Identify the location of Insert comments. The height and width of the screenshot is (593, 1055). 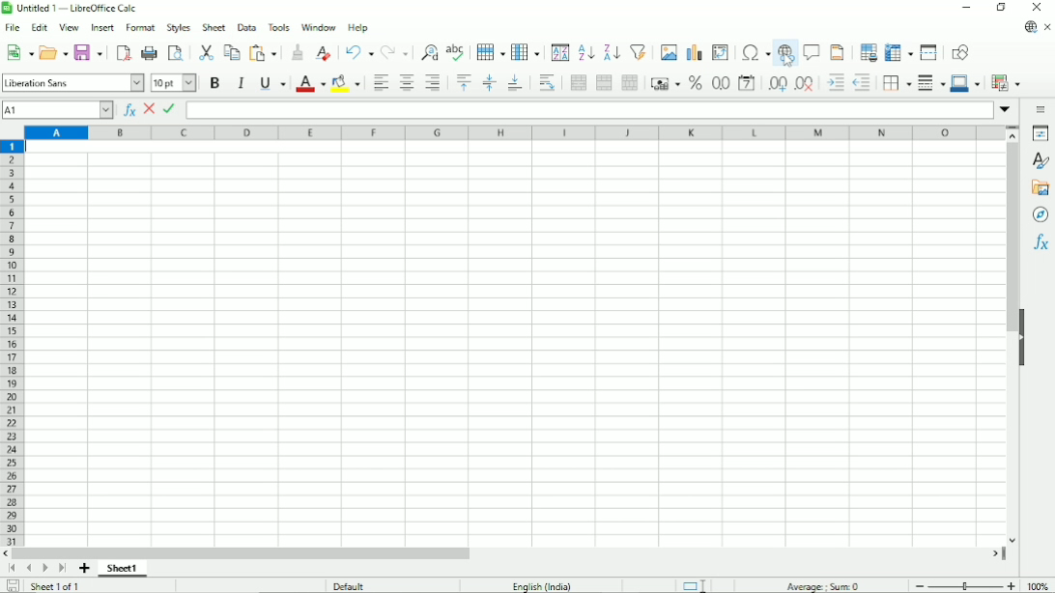
(812, 51).